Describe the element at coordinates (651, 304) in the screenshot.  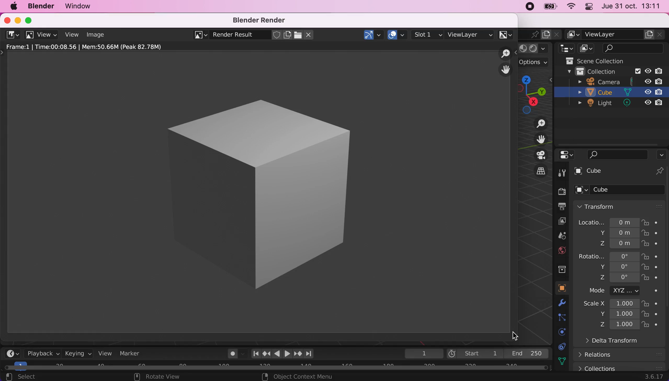
I see `lock` at that location.